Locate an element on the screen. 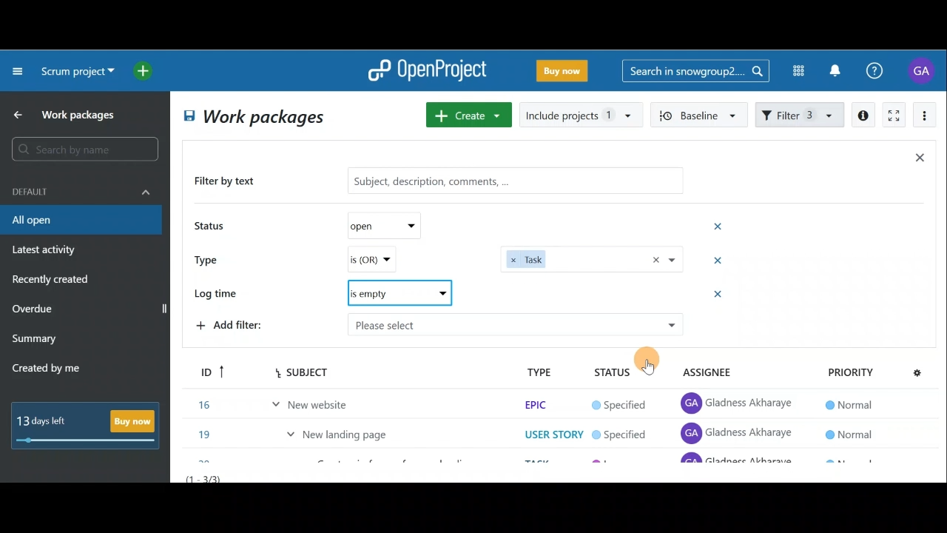  page TASK a(GA) Gladness Akharaye is located at coordinates (738, 400).